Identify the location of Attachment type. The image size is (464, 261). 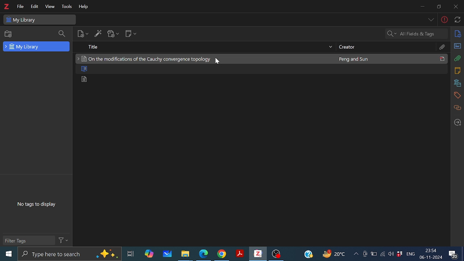
(442, 47).